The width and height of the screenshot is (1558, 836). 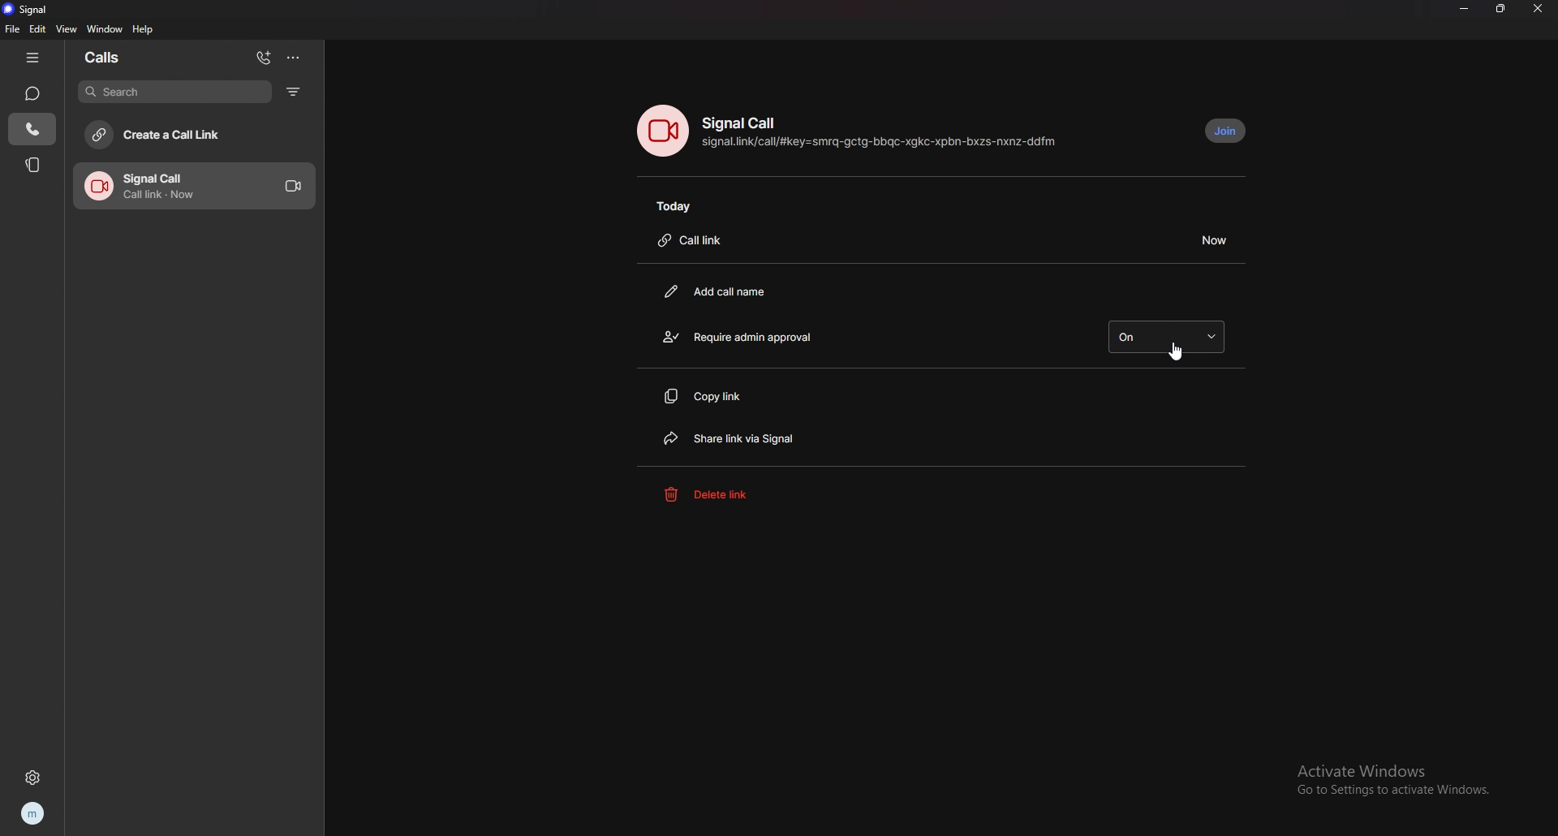 What do you see at coordinates (192, 135) in the screenshot?
I see `create a call link` at bounding box center [192, 135].